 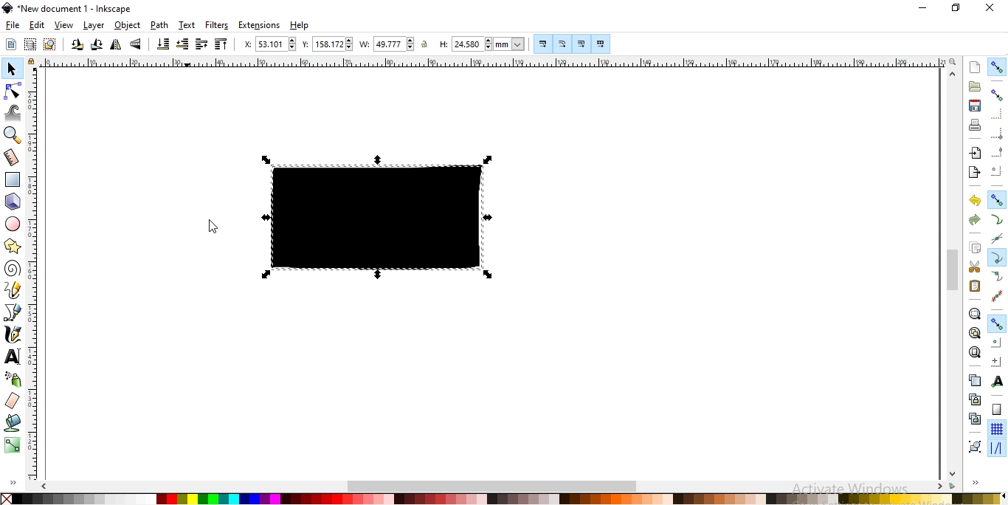 What do you see at coordinates (955, 9) in the screenshot?
I see `restore down` at bounding box center [955, 9].